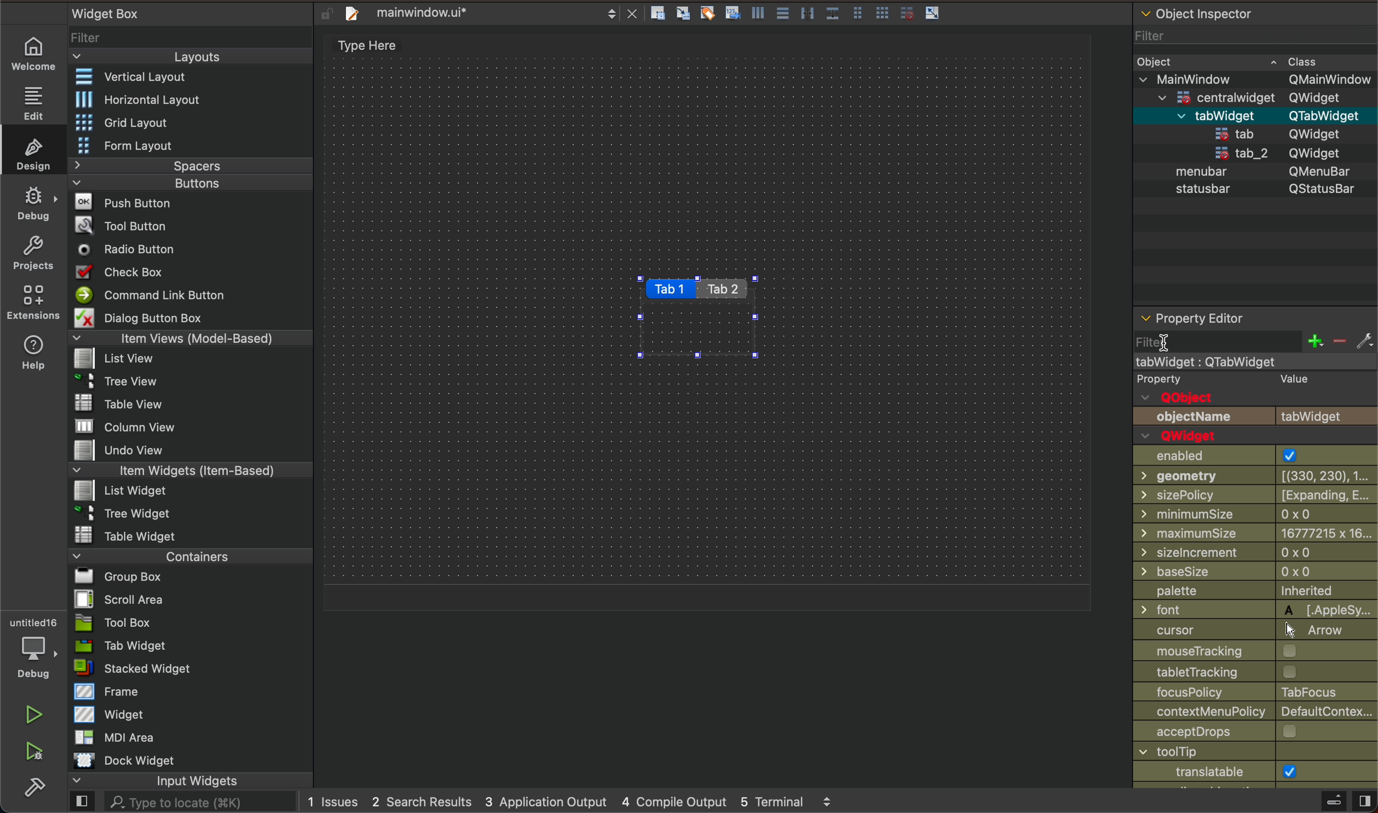  Describe the element at coordinates (36, 351) in the screenshot. I see `help` at that location.